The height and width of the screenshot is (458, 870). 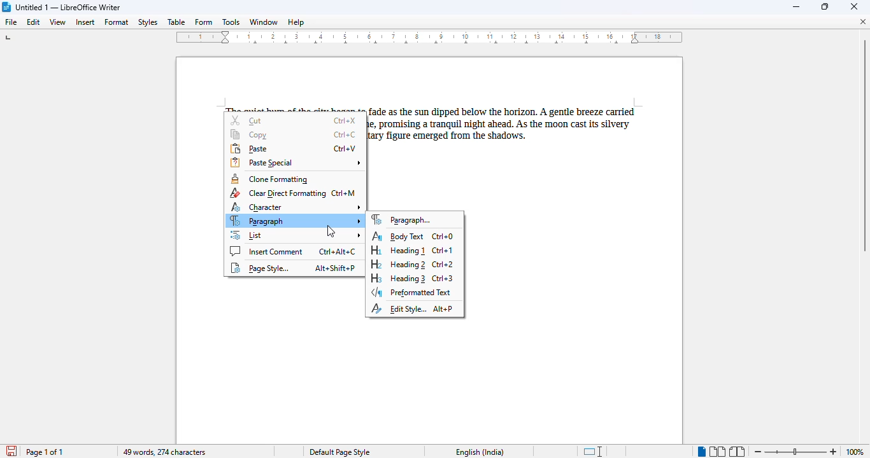 I want to click on logo, so click(x=6, y=7).